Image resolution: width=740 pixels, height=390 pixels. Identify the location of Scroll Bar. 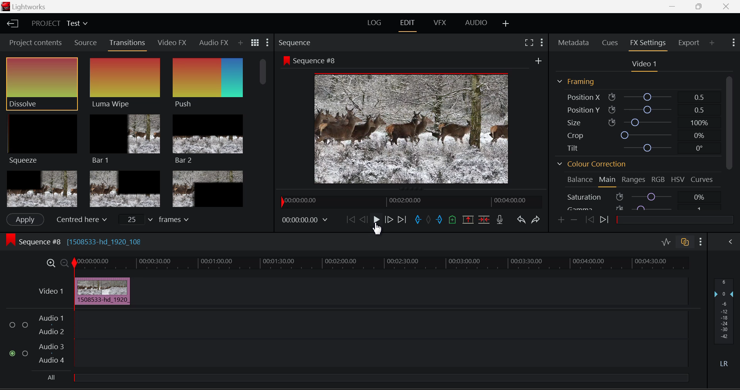
(265, 131).